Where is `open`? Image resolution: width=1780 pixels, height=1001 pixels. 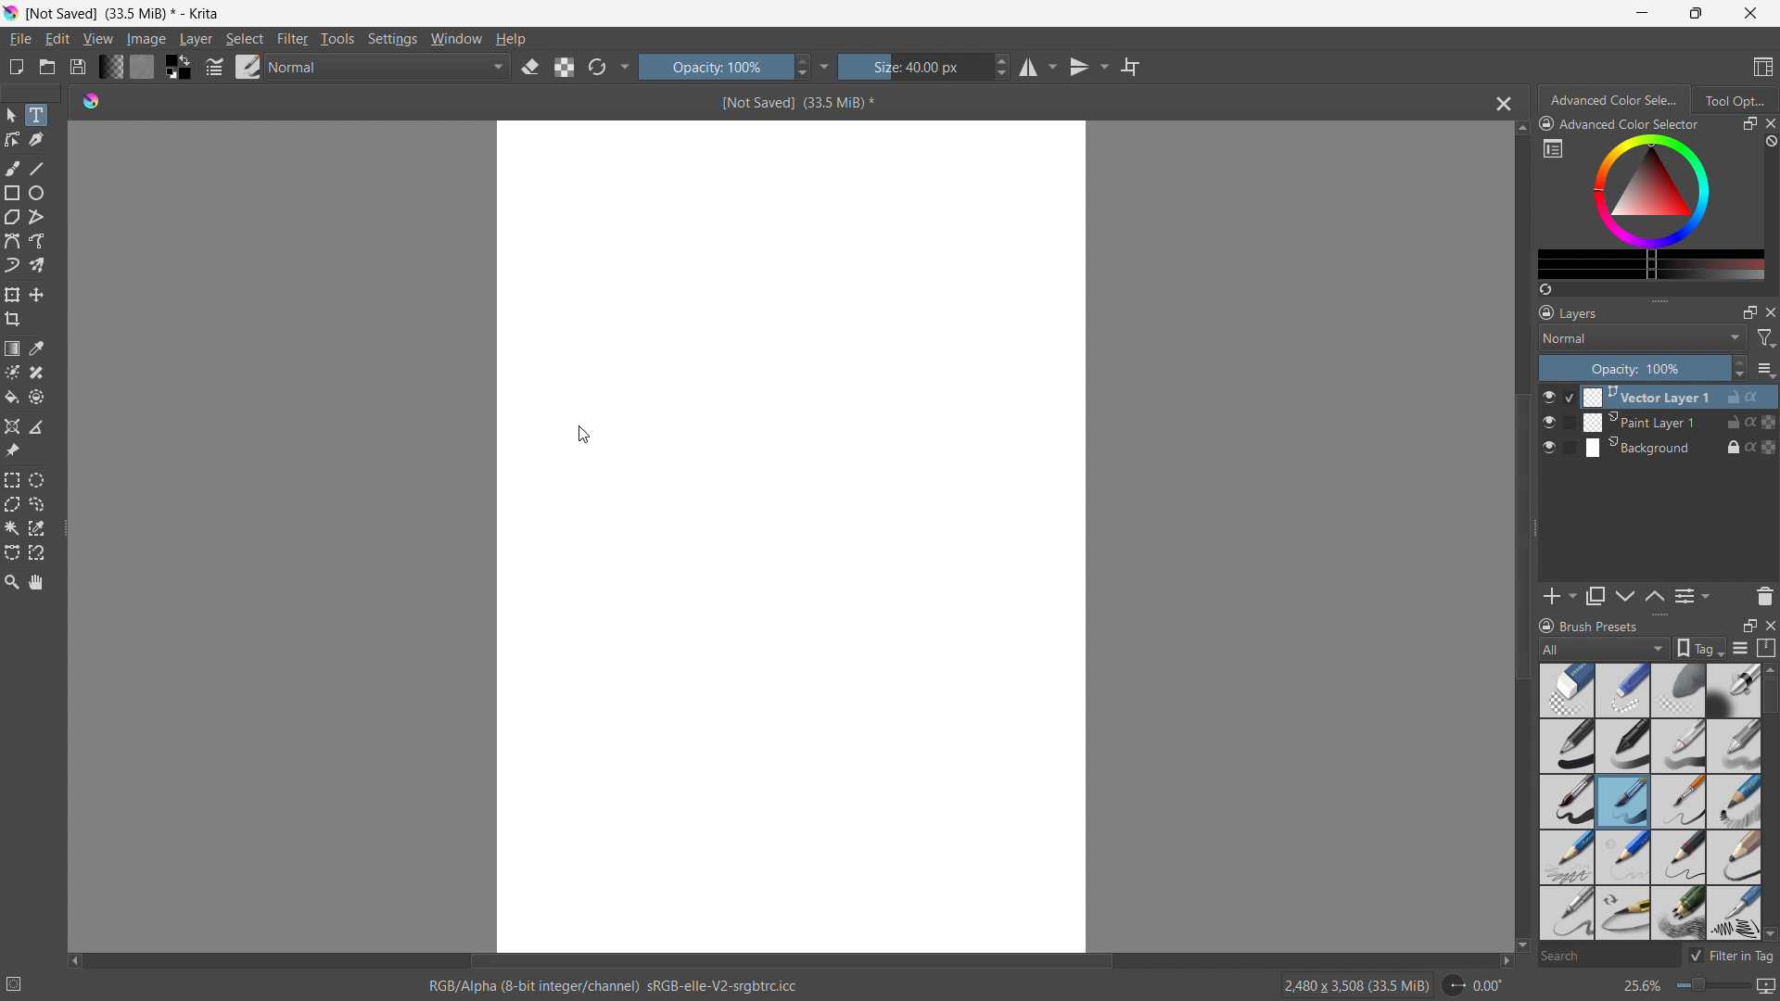 open is located at coordinates (47, 67).